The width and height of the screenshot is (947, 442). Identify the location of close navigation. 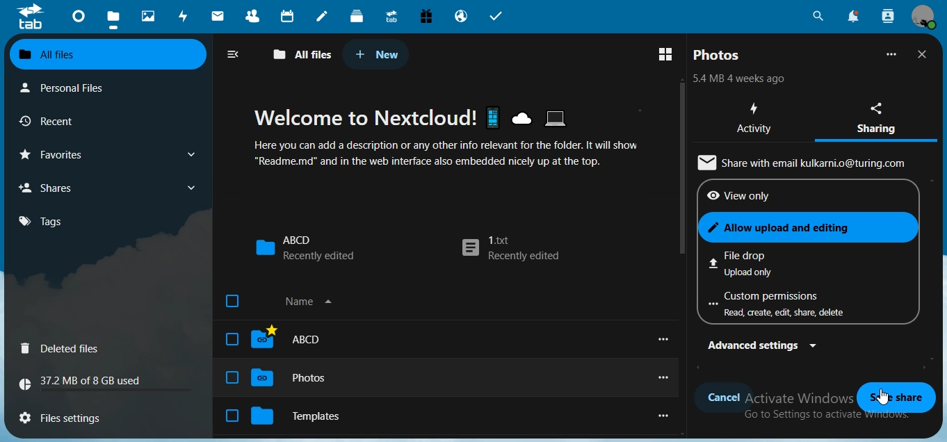
(236, 54).